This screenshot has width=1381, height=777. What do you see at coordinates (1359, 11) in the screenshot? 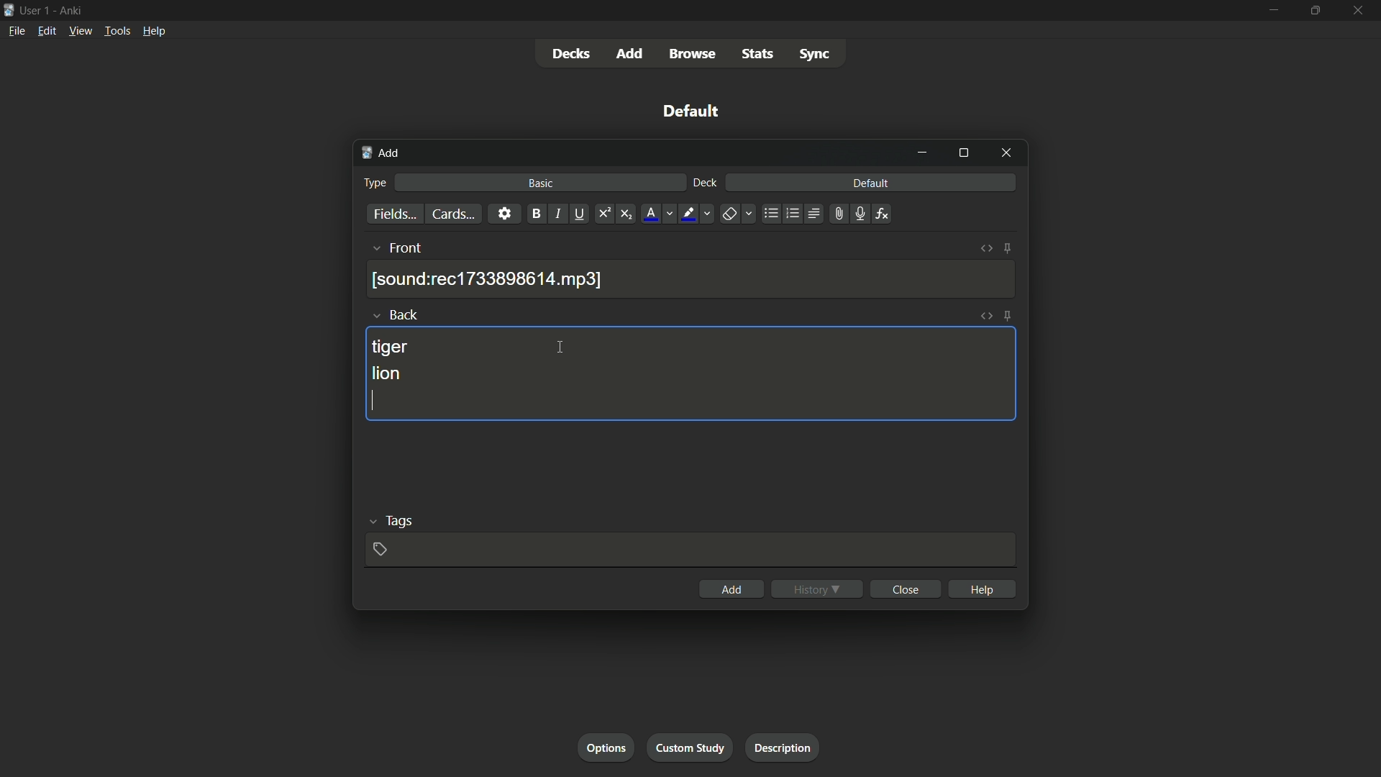
I see `close app` at bounding box center [1359, 11].